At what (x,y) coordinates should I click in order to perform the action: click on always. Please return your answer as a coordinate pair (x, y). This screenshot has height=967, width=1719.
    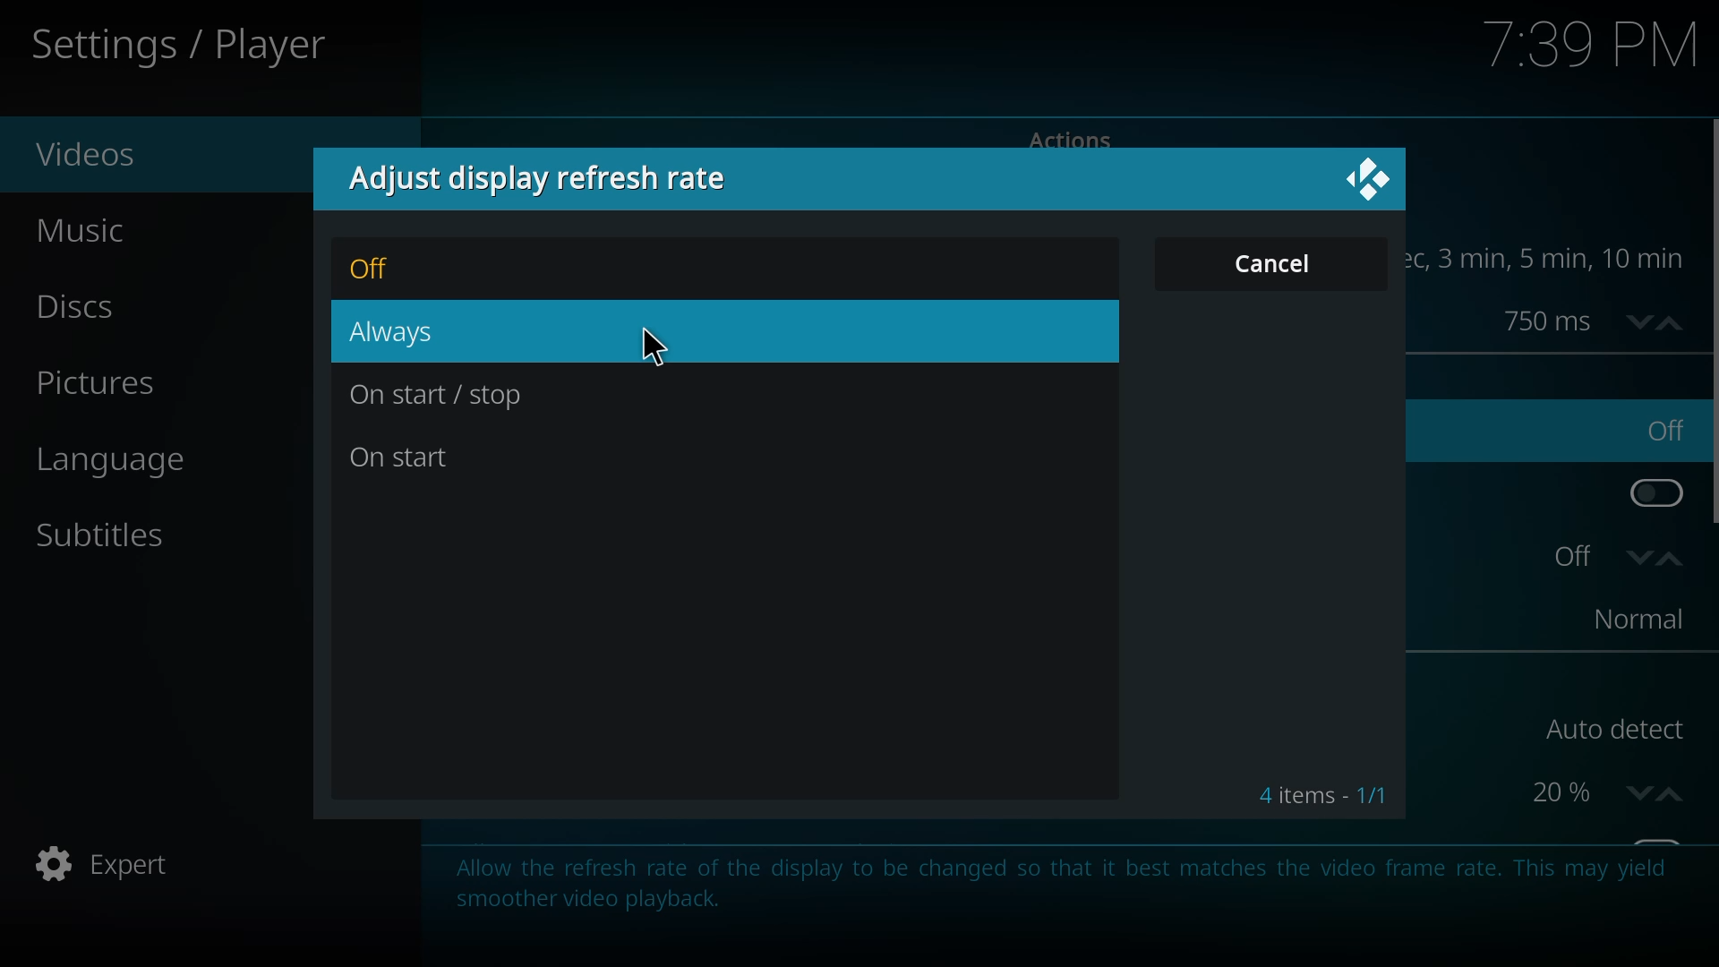
    Looking at the image, I should click on (403, 331).